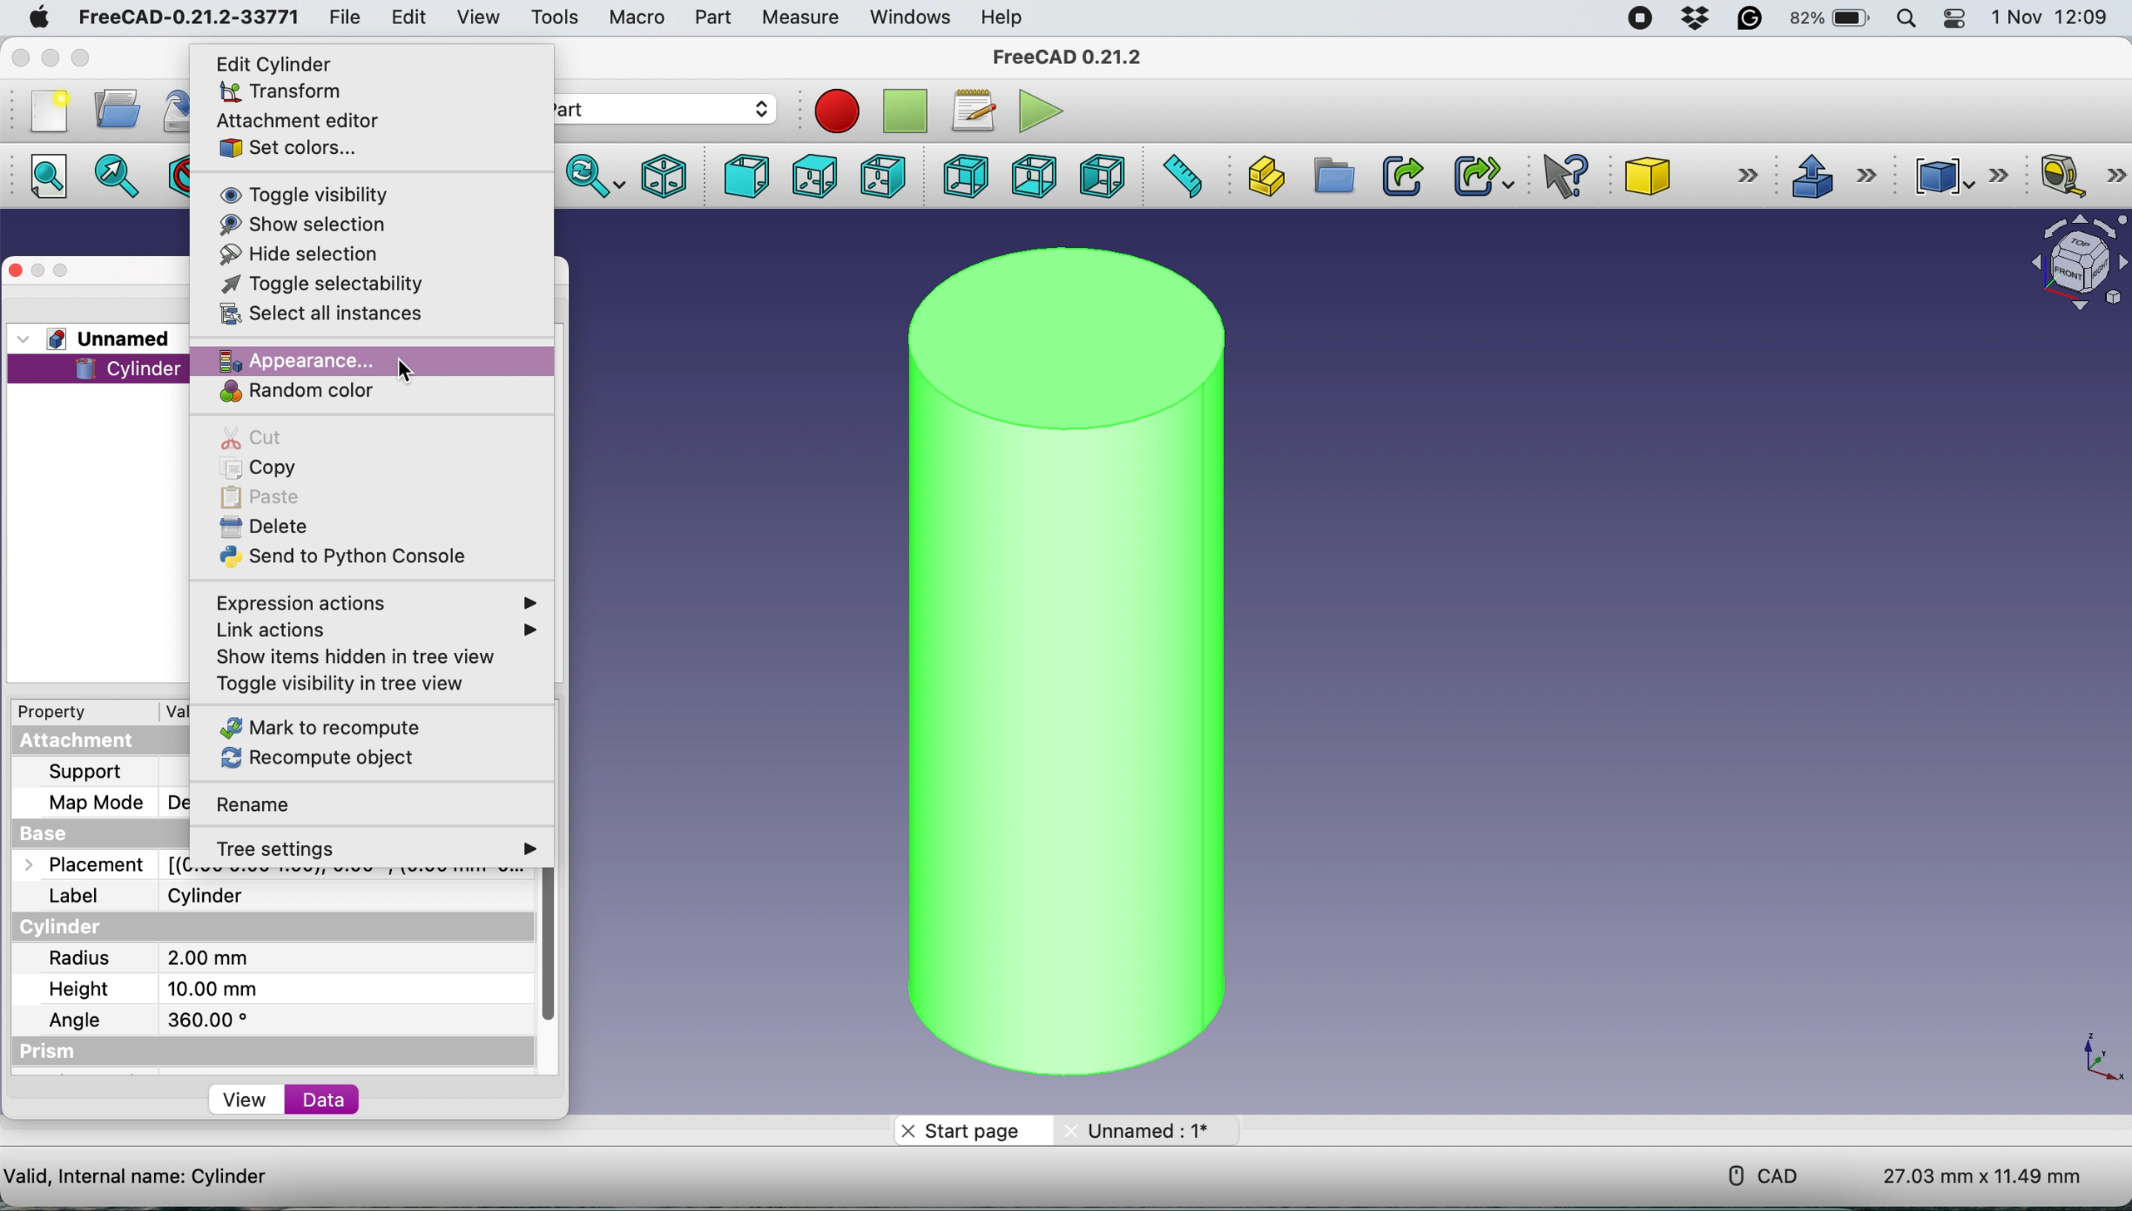 This screenshot has width=2132, height=1211. What do you see at coordinates (1644, 21) in the screenshot?
I see `screen recorder` at bounding box center [1644, 21].